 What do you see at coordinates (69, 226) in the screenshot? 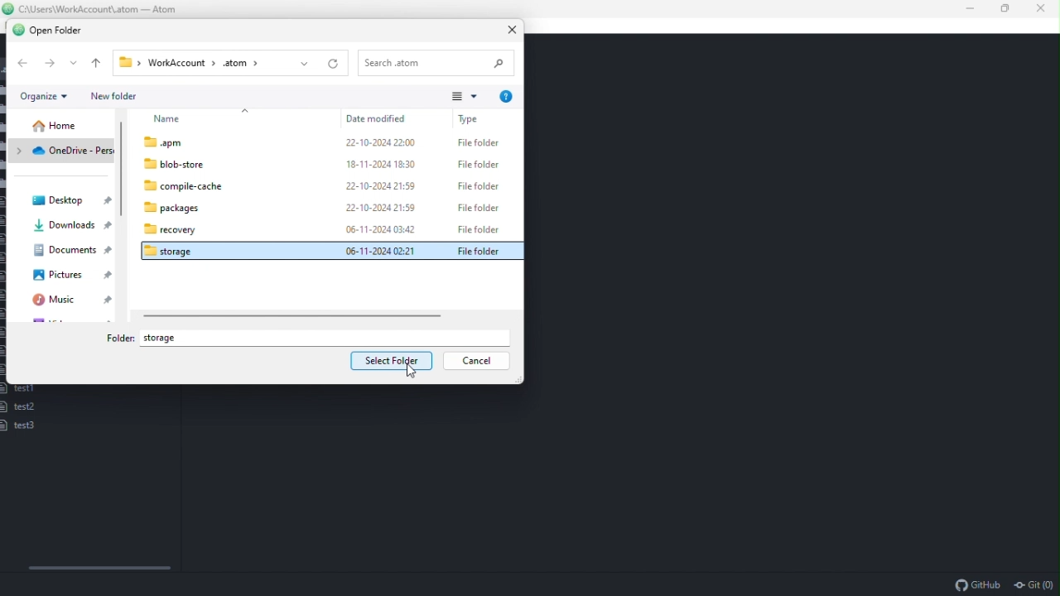
I see `Downloads` at bounding box center [69, 226].